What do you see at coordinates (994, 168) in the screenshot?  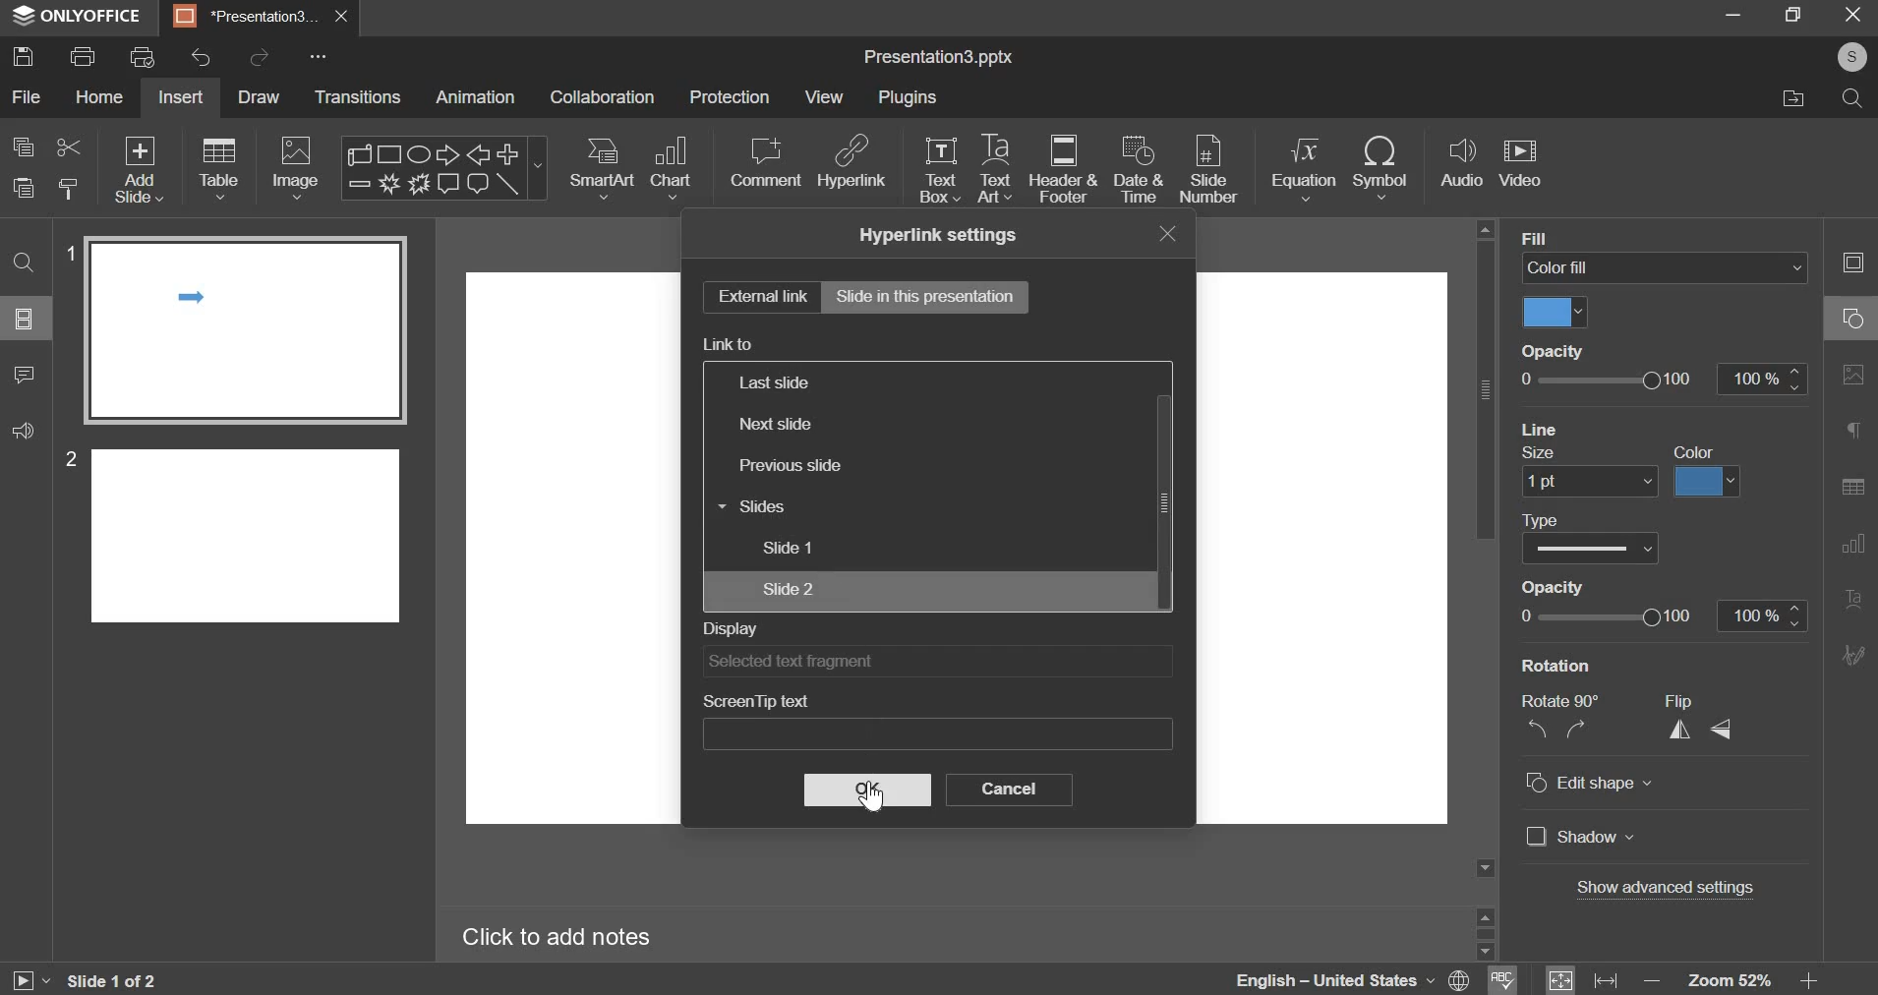 I see `text art` at bounding box center [994, 168].